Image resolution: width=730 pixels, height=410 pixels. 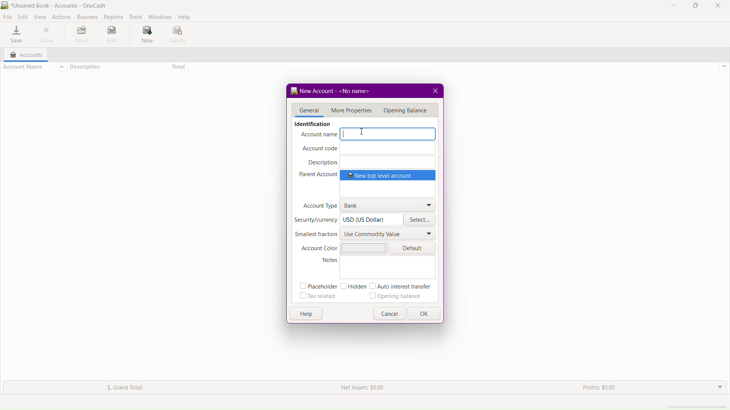 What do you see at coordinates (421, 221) in the screenshot?
I see `Select` at bounding box center [421, 221].